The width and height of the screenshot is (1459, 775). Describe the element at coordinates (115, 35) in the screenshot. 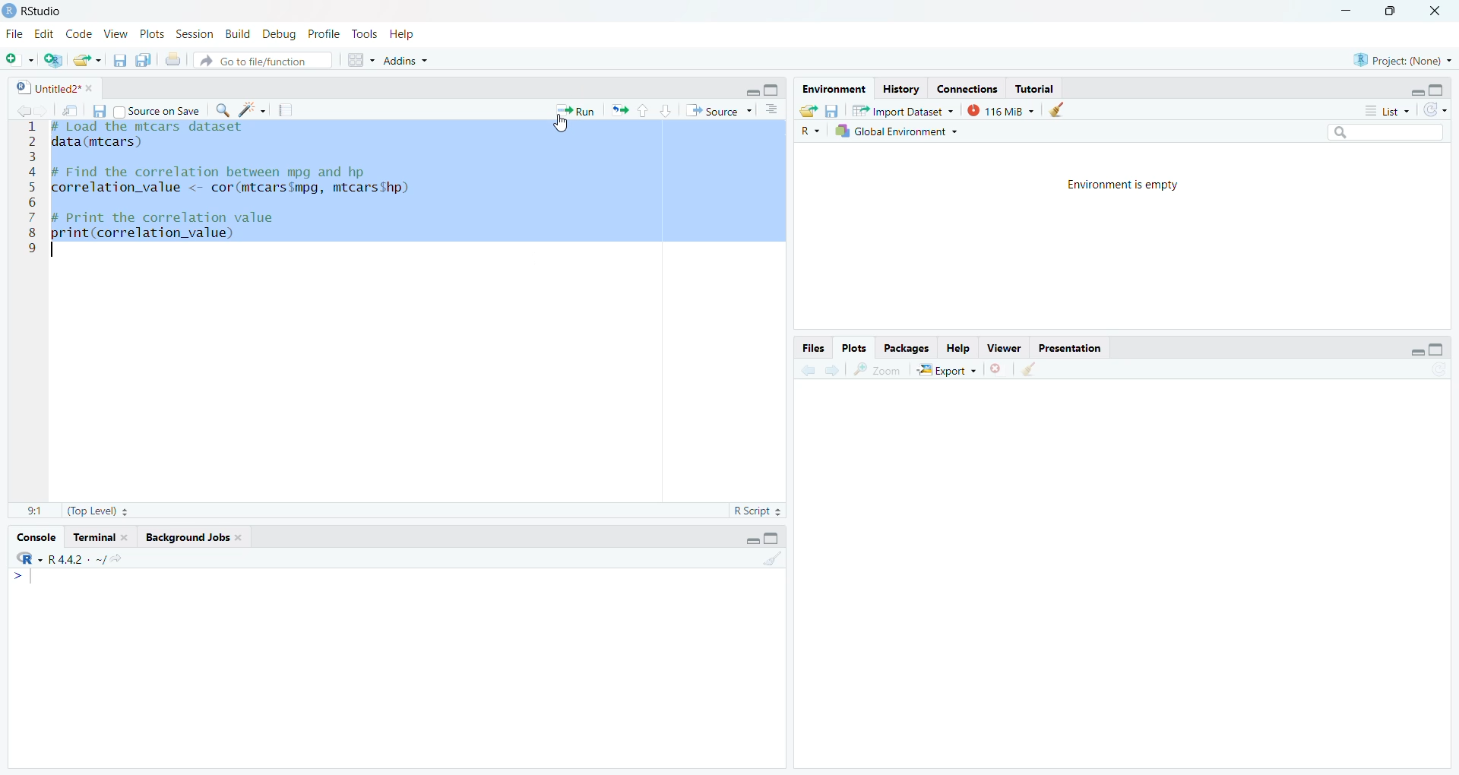

I see `View` at that location.